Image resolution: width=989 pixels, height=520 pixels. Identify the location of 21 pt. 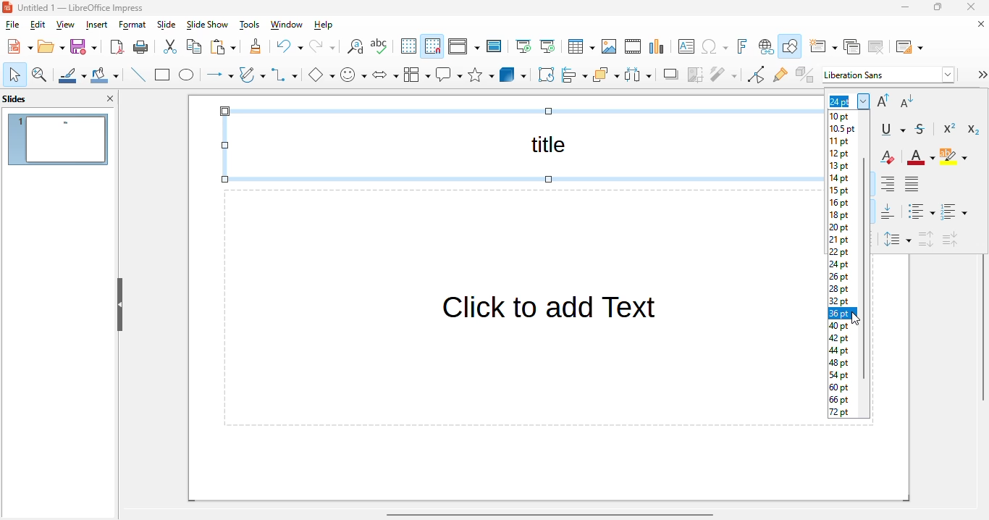
(839, 240).